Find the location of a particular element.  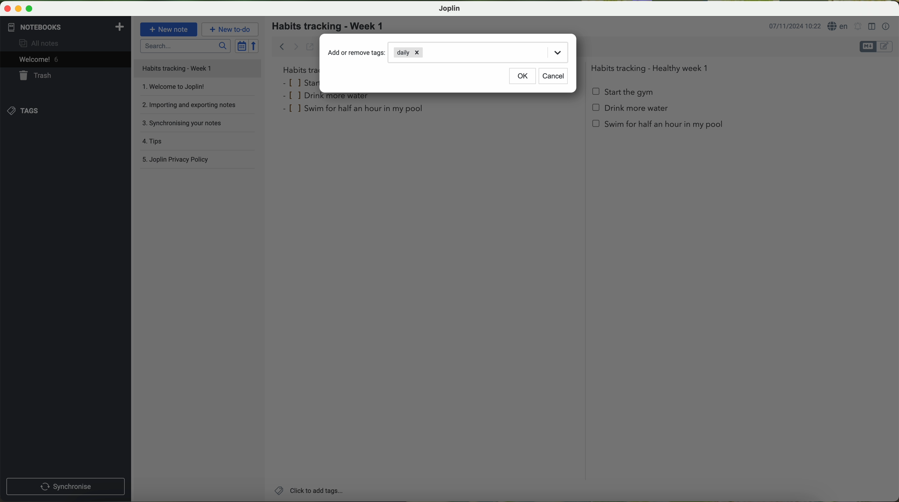

language is located at coordinates (838, 26).